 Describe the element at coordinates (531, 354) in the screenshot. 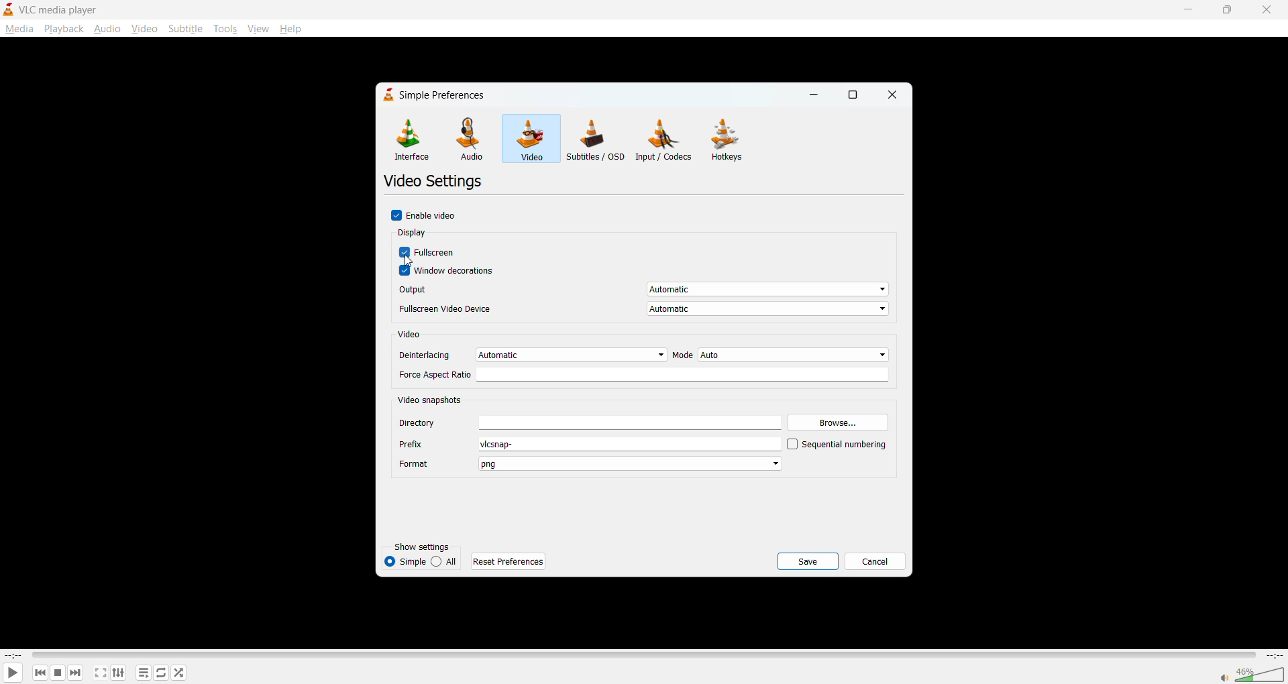

I see `deinterlacing` at that location.